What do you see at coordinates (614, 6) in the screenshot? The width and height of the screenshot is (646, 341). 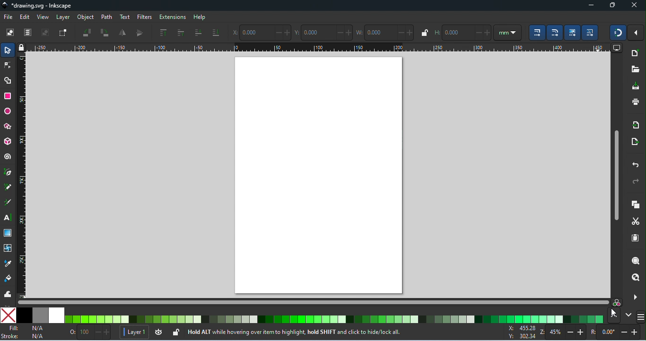 I see `maximize` at bounding box center [614, 6].